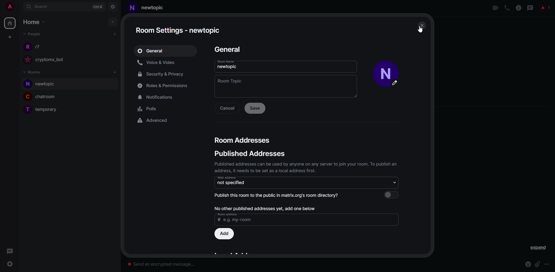 This screenshot has height=272, width=555. Describe the element at coordinates (279, 195) in the screenshot. I see `publish this room` at that location.